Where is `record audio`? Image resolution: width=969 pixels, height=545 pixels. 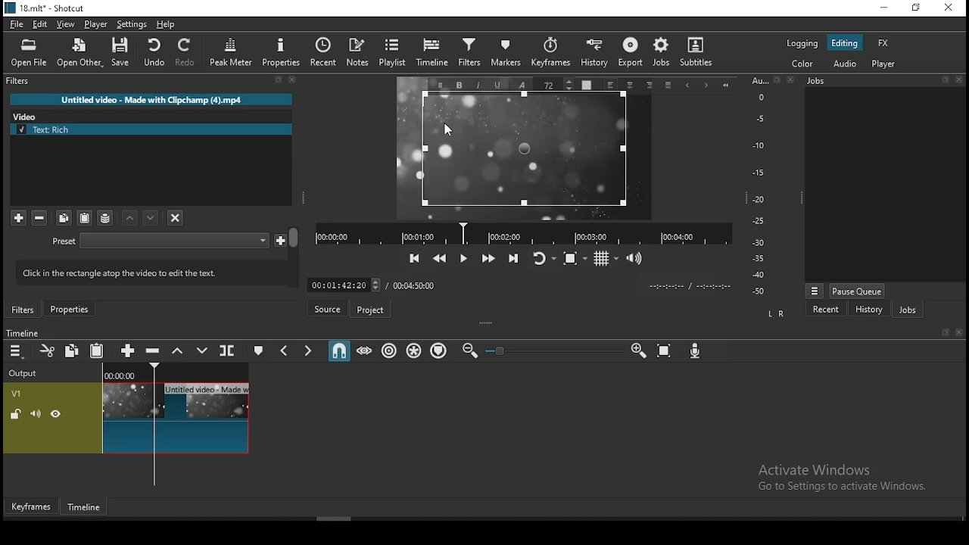
record audio is located at coordinates (696, 351).